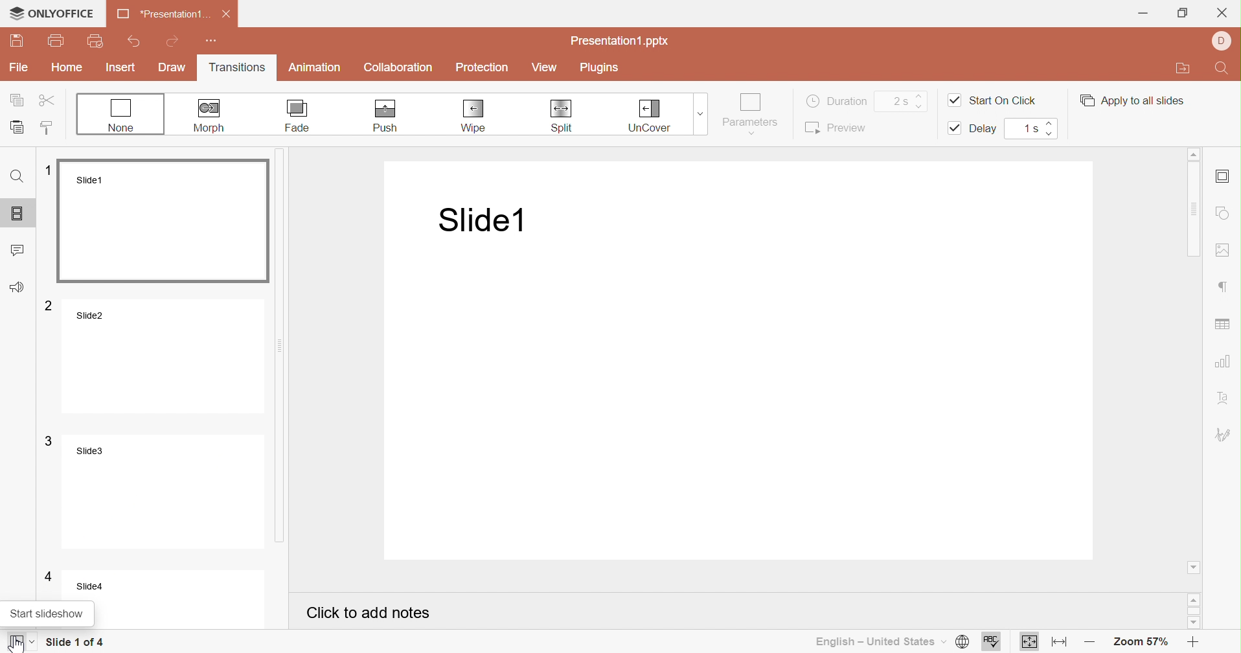 Image resolution: width=1241 pixels, height=653 pixels. I want to click on Minimize, so click(1143, 12).